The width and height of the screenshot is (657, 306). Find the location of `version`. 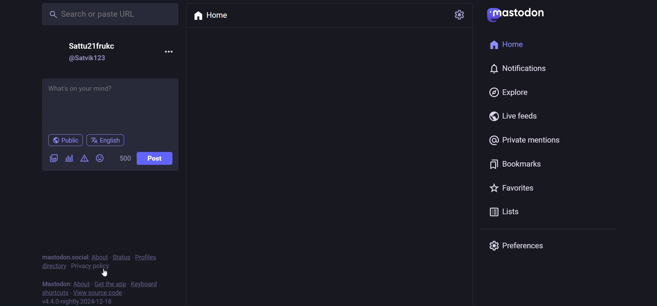

version is located at coordinates (79, 301).